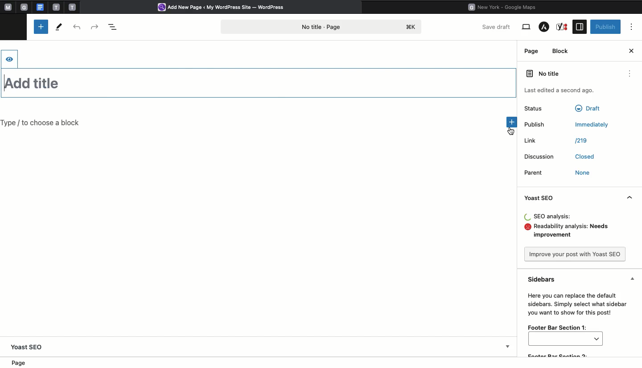 This screenshot has height=368, width=642. What do you see at coordinates (544, 28) in the screenshot?
I see `Astra` at bounding box center [544, 28].